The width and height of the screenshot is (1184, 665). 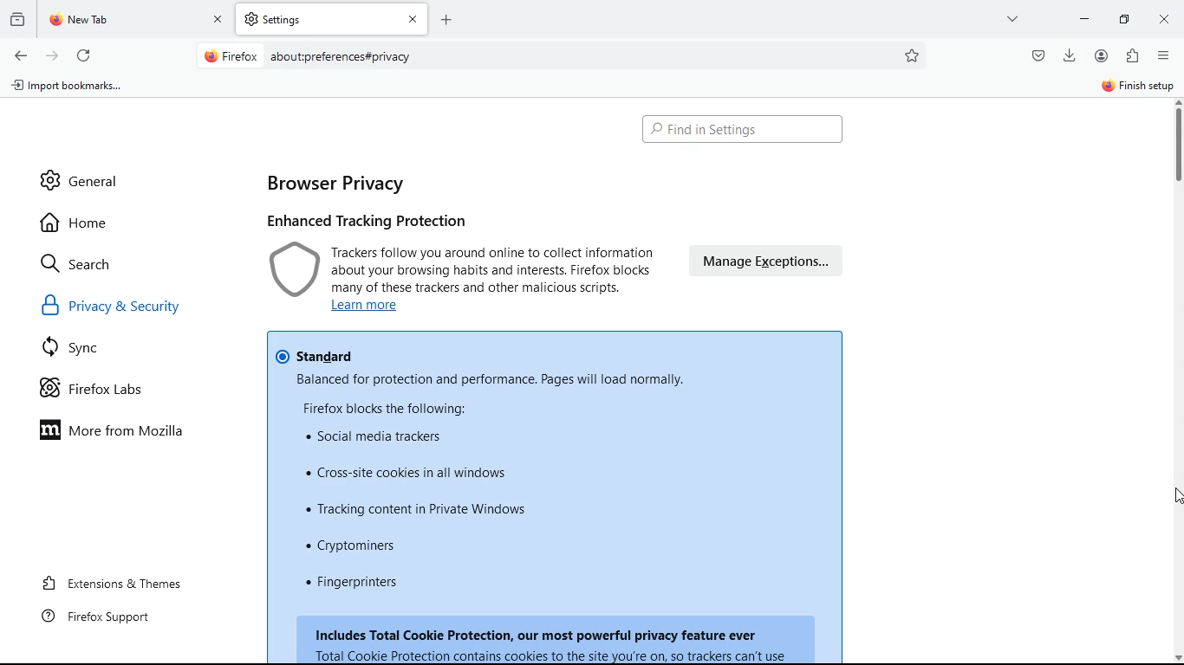 I want to click on pocket, so click(x=1037, y=55).